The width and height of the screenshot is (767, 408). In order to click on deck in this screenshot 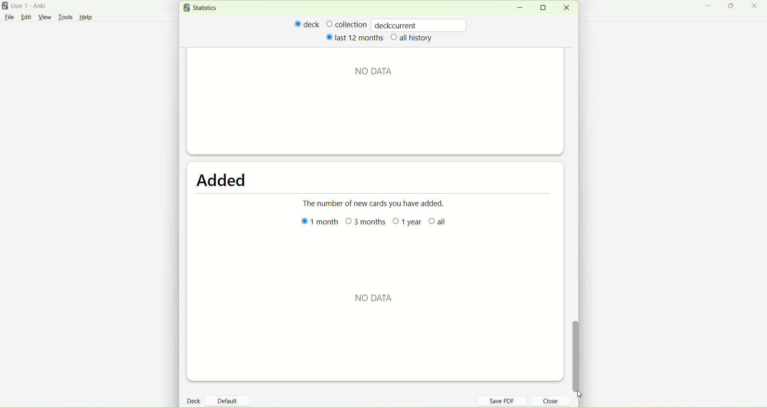, I will do `click(307, 24)`.